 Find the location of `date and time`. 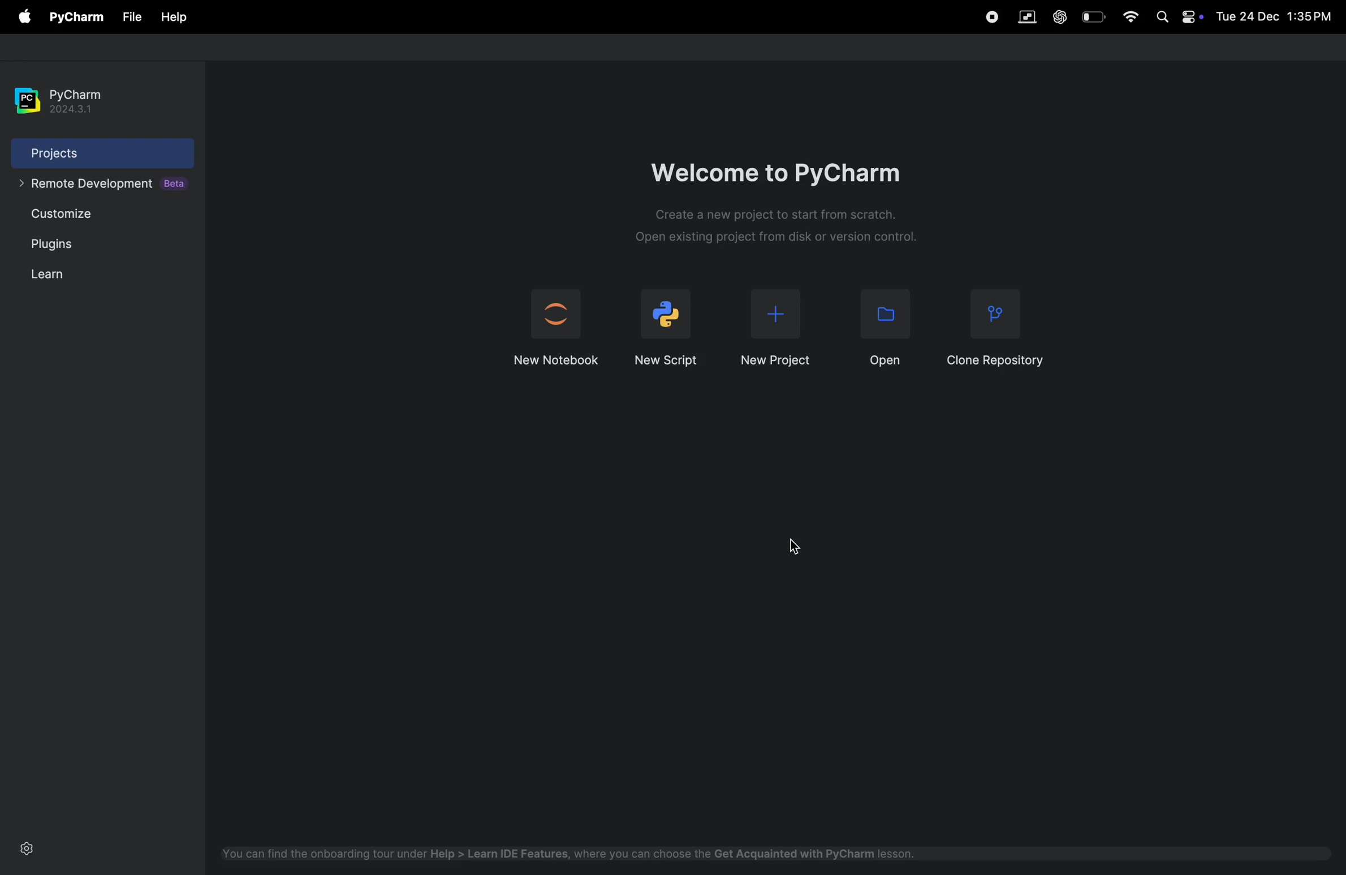

date and time is located at coordinates (1275, 14).